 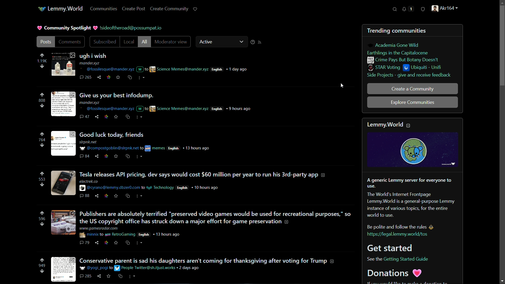 I want to click on more actions, so click(x=132, y=276).